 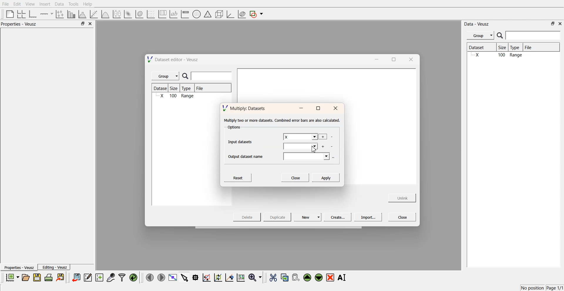 What do you see at coordinates (44, 4) in the screenshot?
I see `Insert` at bounding box center [44, 4].